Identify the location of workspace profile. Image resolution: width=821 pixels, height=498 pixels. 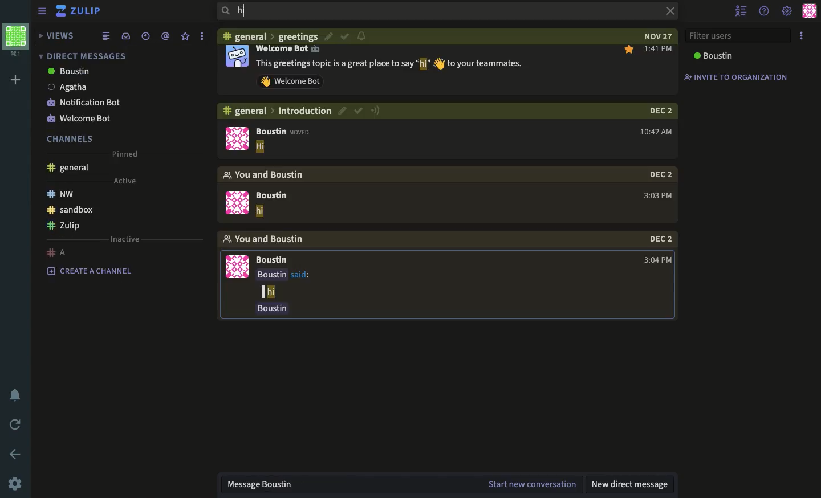
(15, 39).